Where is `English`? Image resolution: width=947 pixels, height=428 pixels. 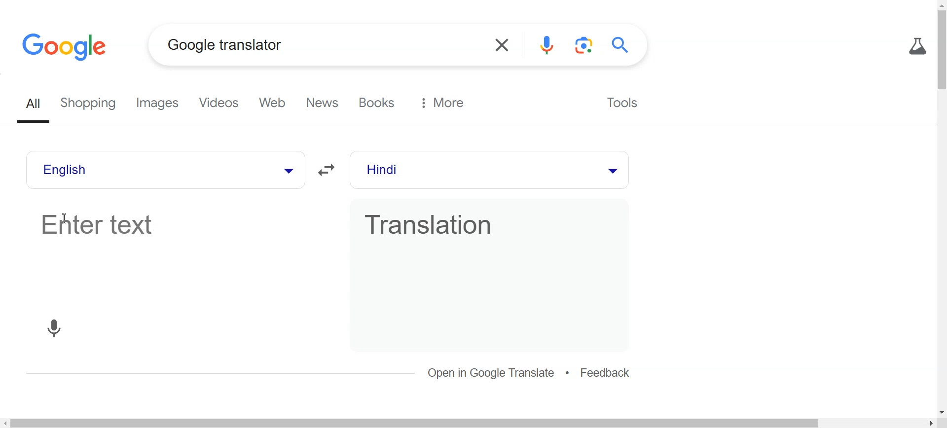
English is located at coordinates (142, 170).